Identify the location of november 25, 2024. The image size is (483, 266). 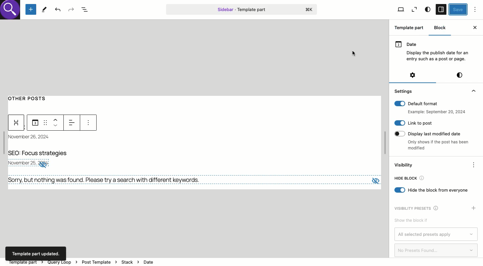
(21, 163).